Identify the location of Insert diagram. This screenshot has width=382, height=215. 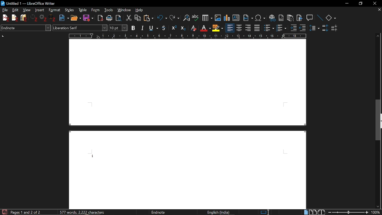
(227, 18).